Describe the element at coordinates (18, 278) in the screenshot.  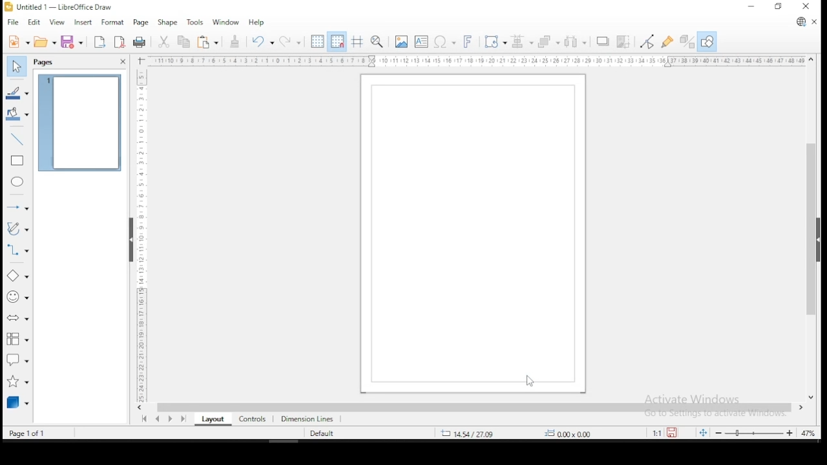
I see `simple shapes` at that location.